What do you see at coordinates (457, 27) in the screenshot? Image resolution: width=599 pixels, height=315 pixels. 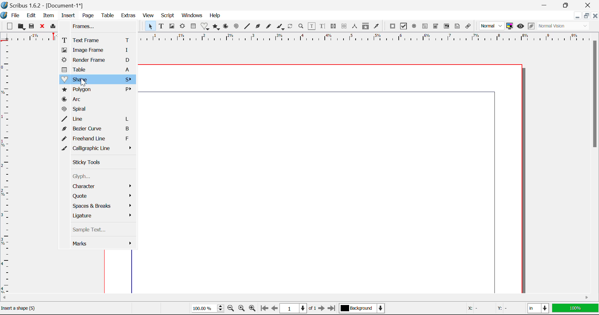 I see `Text Annotation` at bounding box center [457, 27].